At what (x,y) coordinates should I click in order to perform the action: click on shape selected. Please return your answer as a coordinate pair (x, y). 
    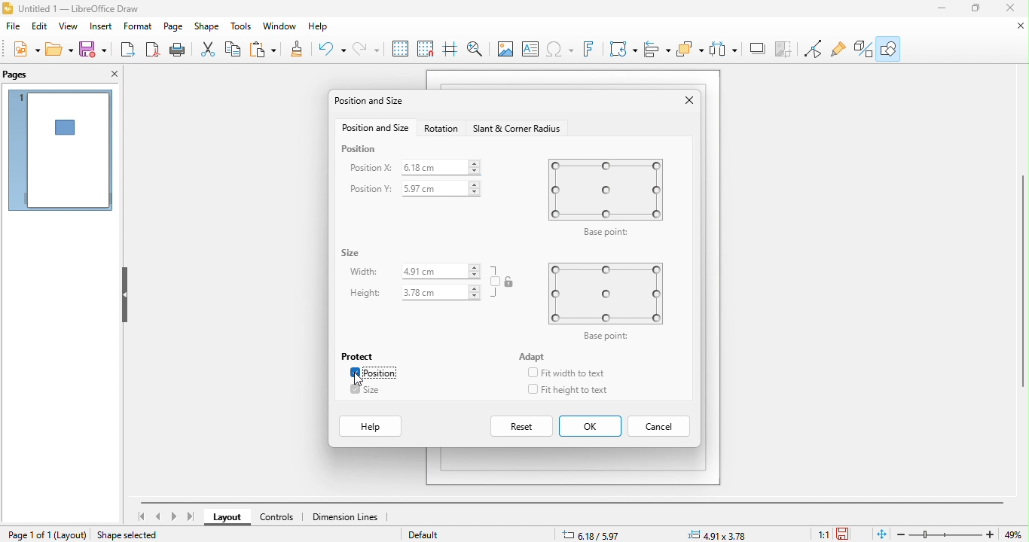
    Looking at the image, I should click on (133, 534).